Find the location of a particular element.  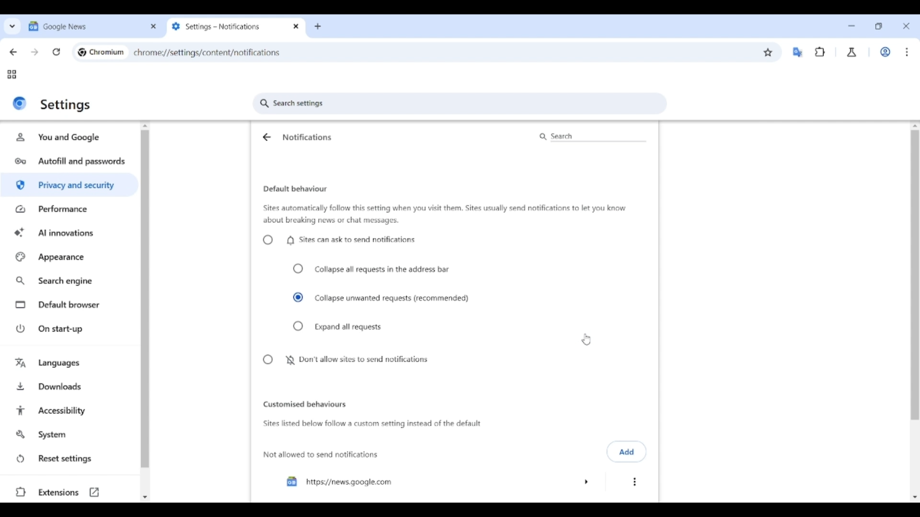

Collapse unwanted requests (recommended) is located at coordinates (381, 298).